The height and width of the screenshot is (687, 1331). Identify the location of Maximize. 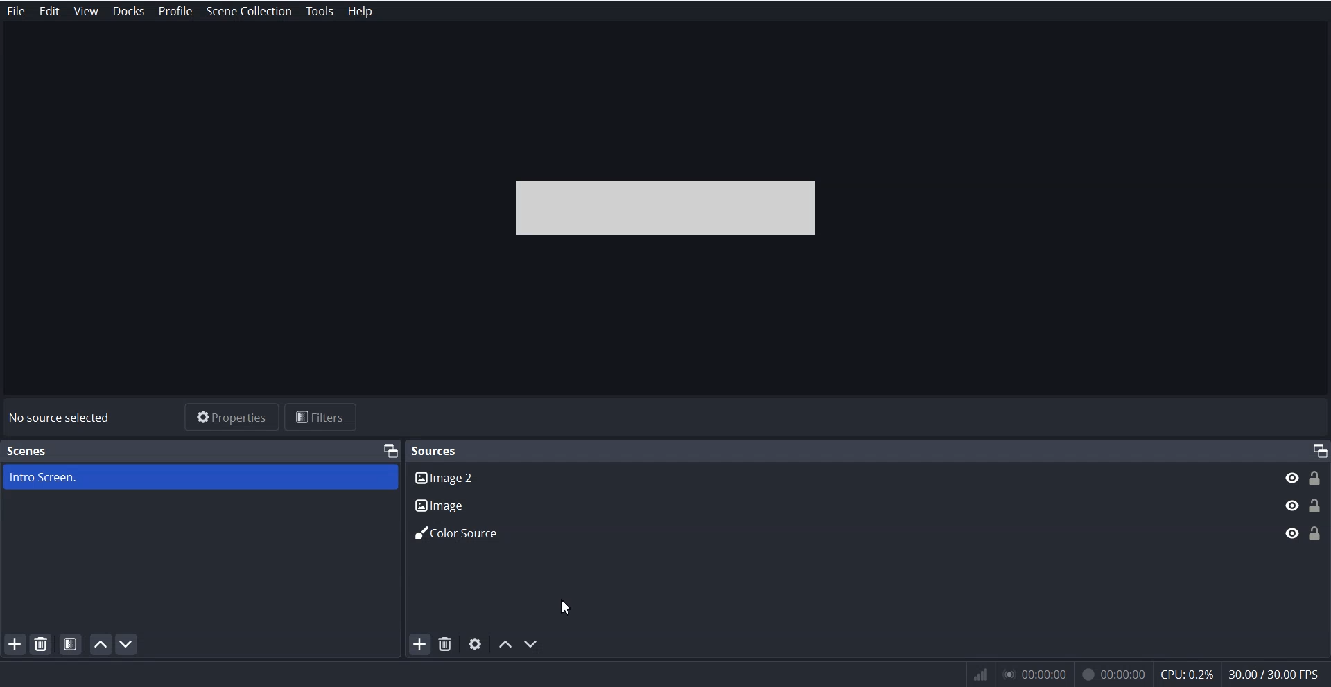
(390, 449).